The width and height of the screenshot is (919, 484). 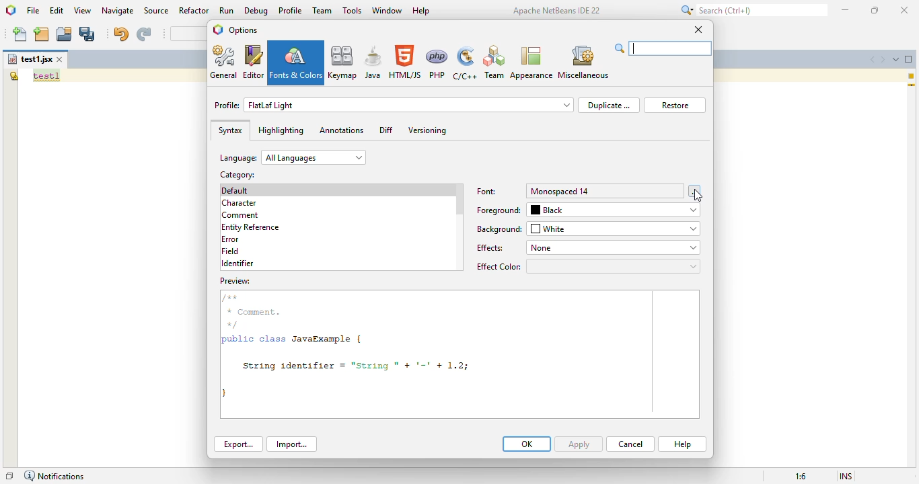 I want to click on effects, so click(x=490, y=247).